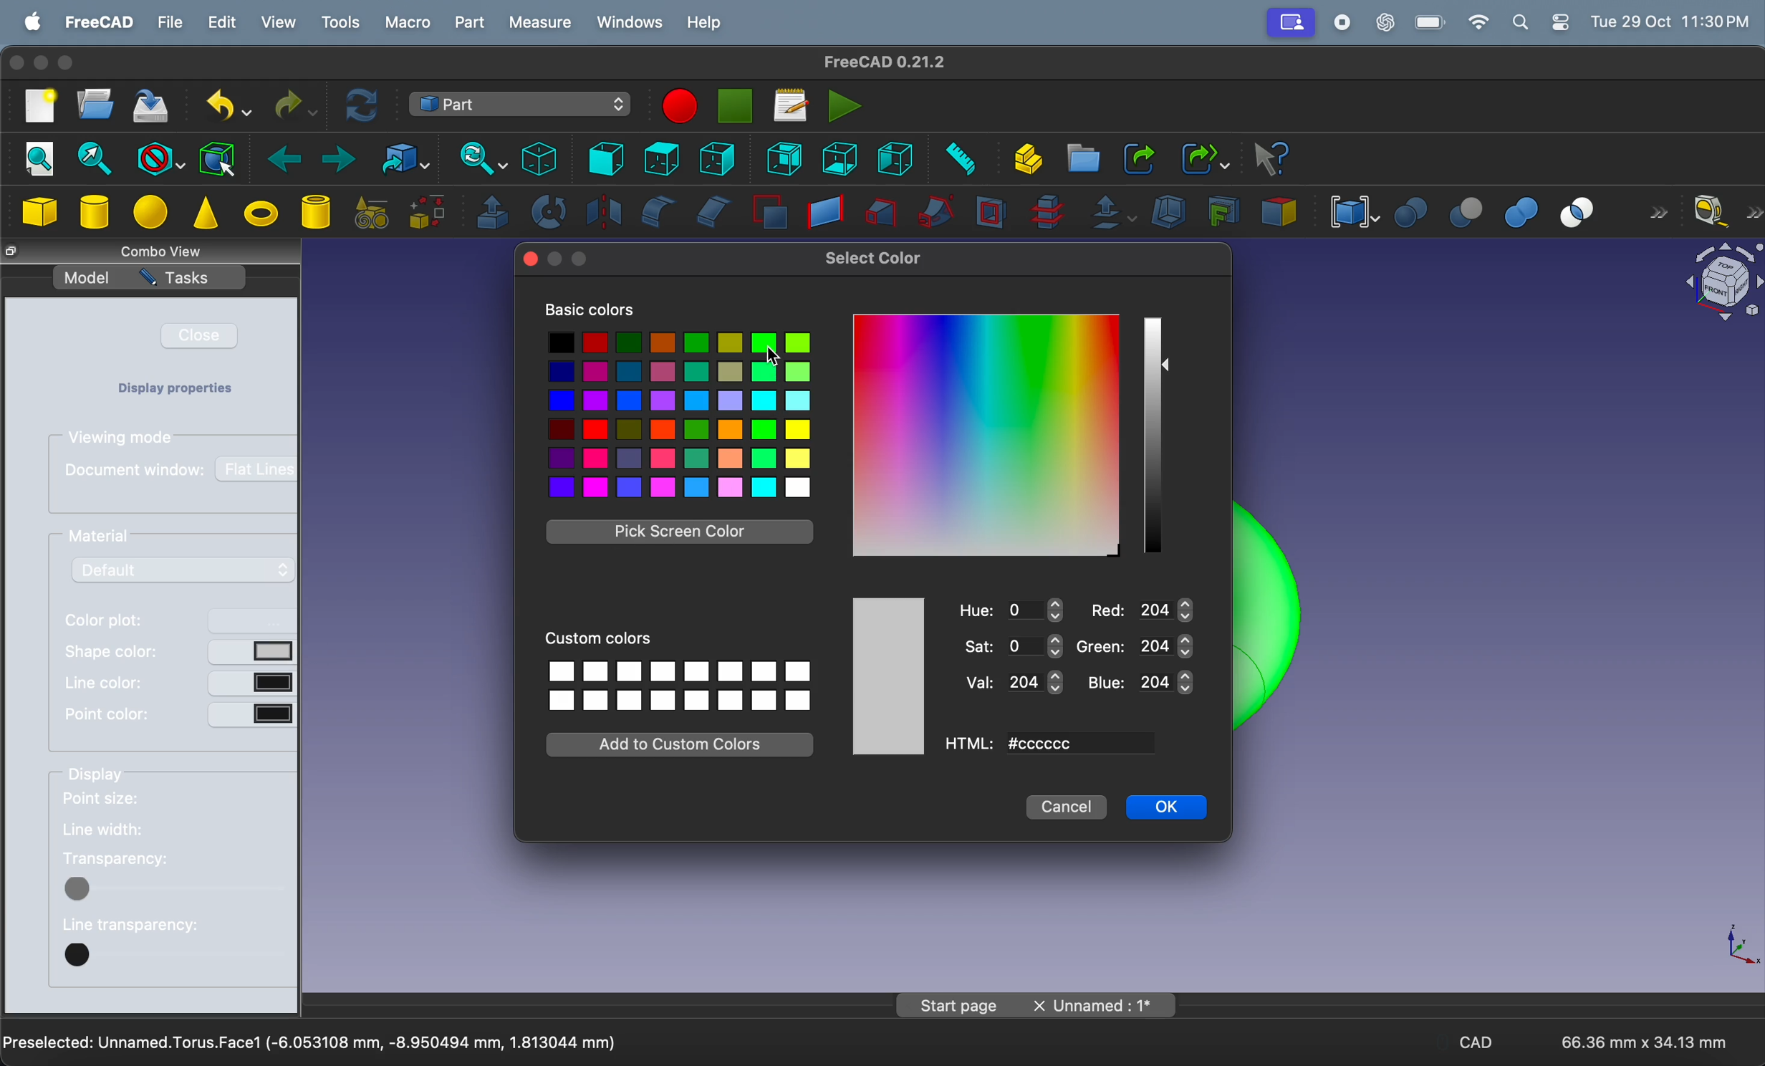  Describe the element at coordinates (17, 62) in the screenshot. I see `closing window` at that location.